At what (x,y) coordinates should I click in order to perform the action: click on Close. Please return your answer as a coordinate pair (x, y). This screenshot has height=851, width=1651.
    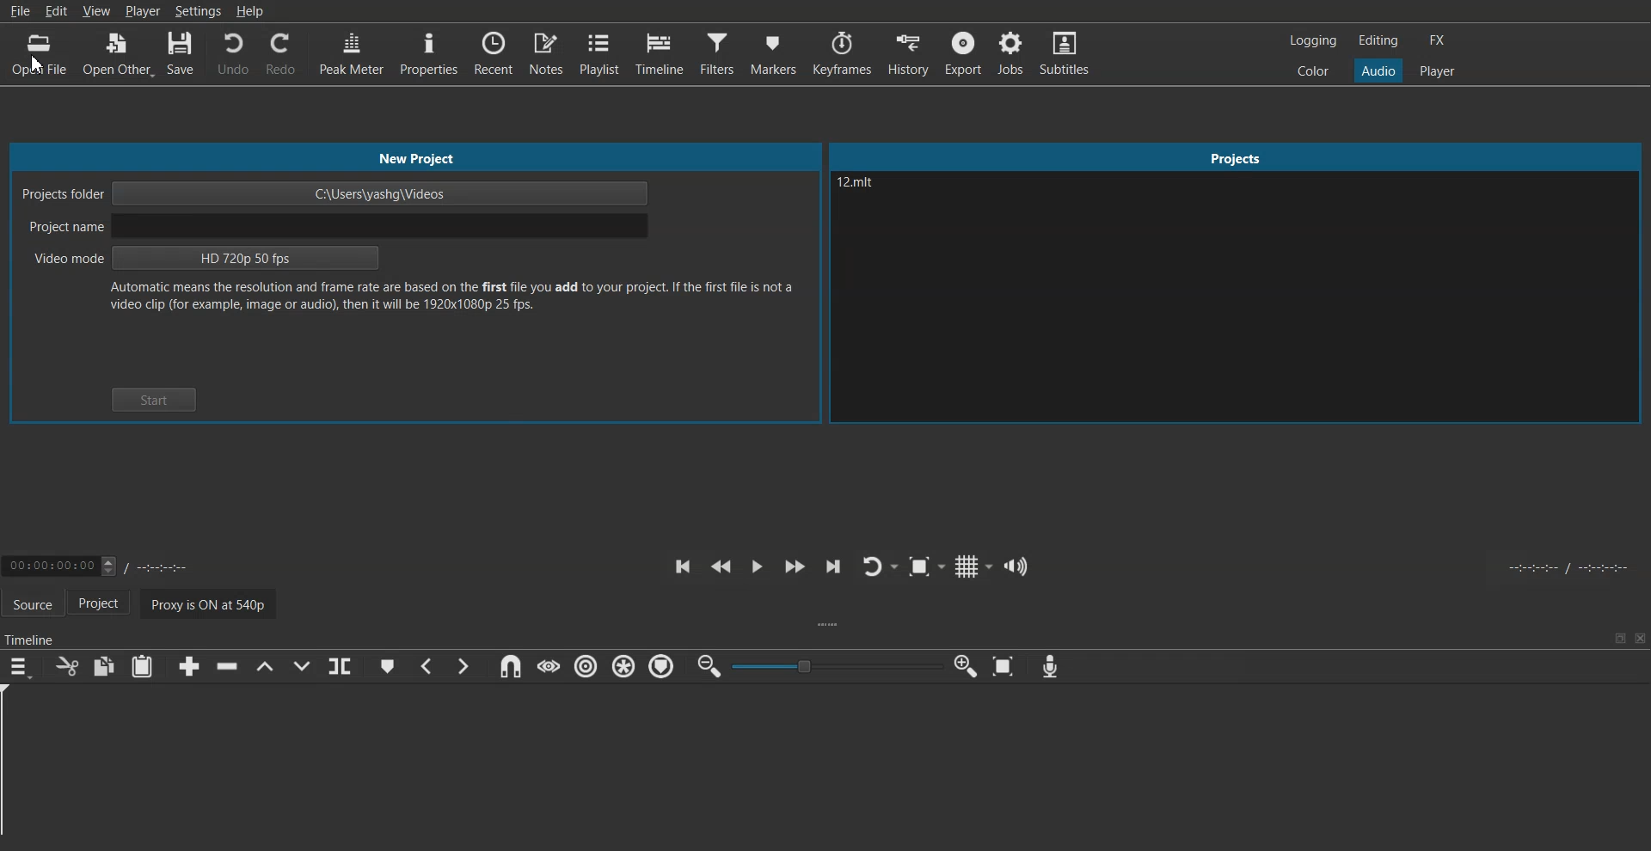
    Looking at the image, I should click on (1640, 638).